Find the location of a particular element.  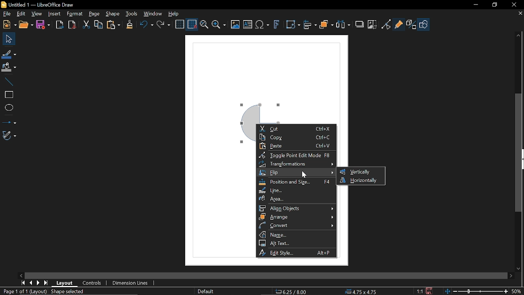

Next page is located at coordinates (38, 282).